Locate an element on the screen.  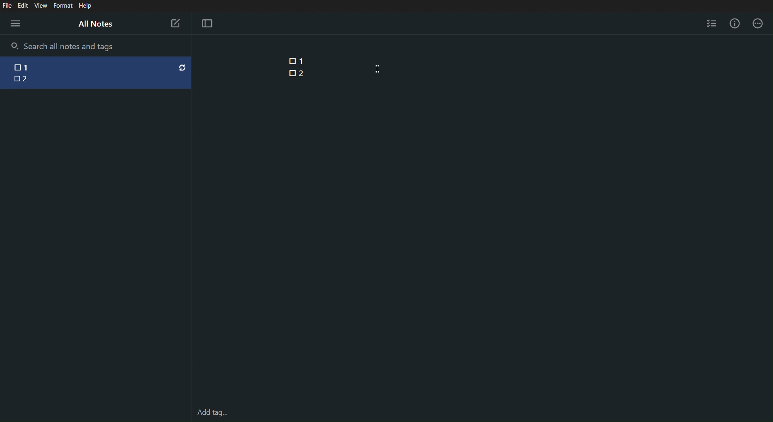
1 is located at coordinates (35, 66).